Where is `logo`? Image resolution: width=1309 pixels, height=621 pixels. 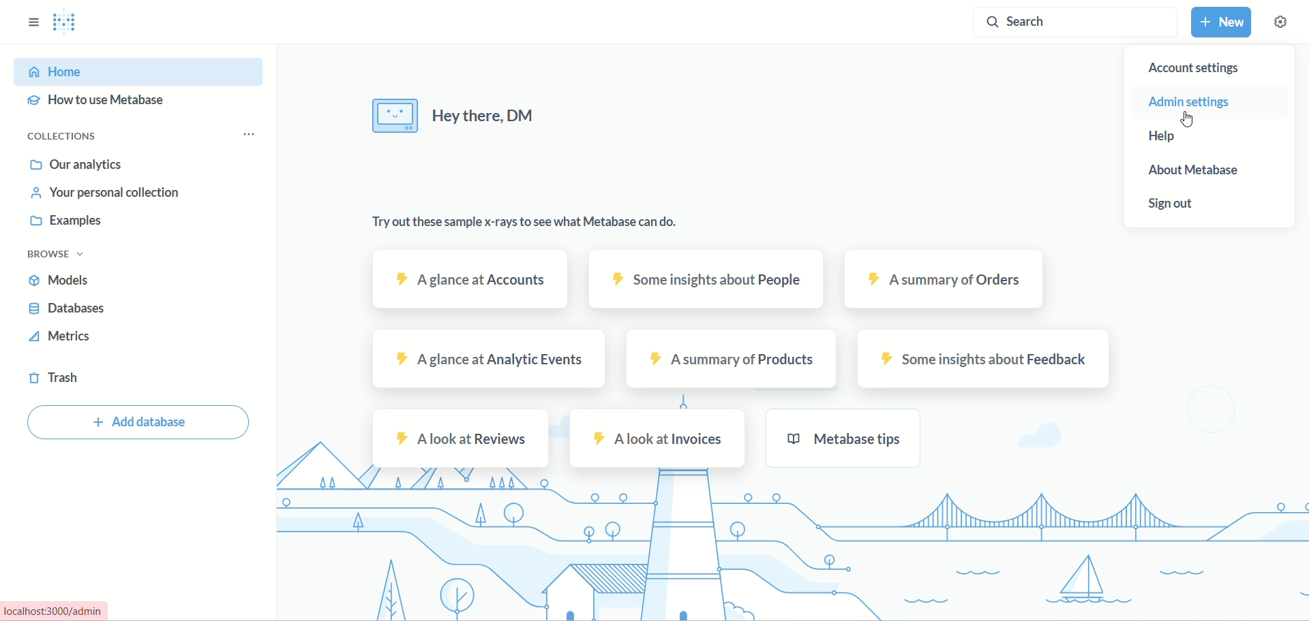
logo is located at coordinates (67, 26).